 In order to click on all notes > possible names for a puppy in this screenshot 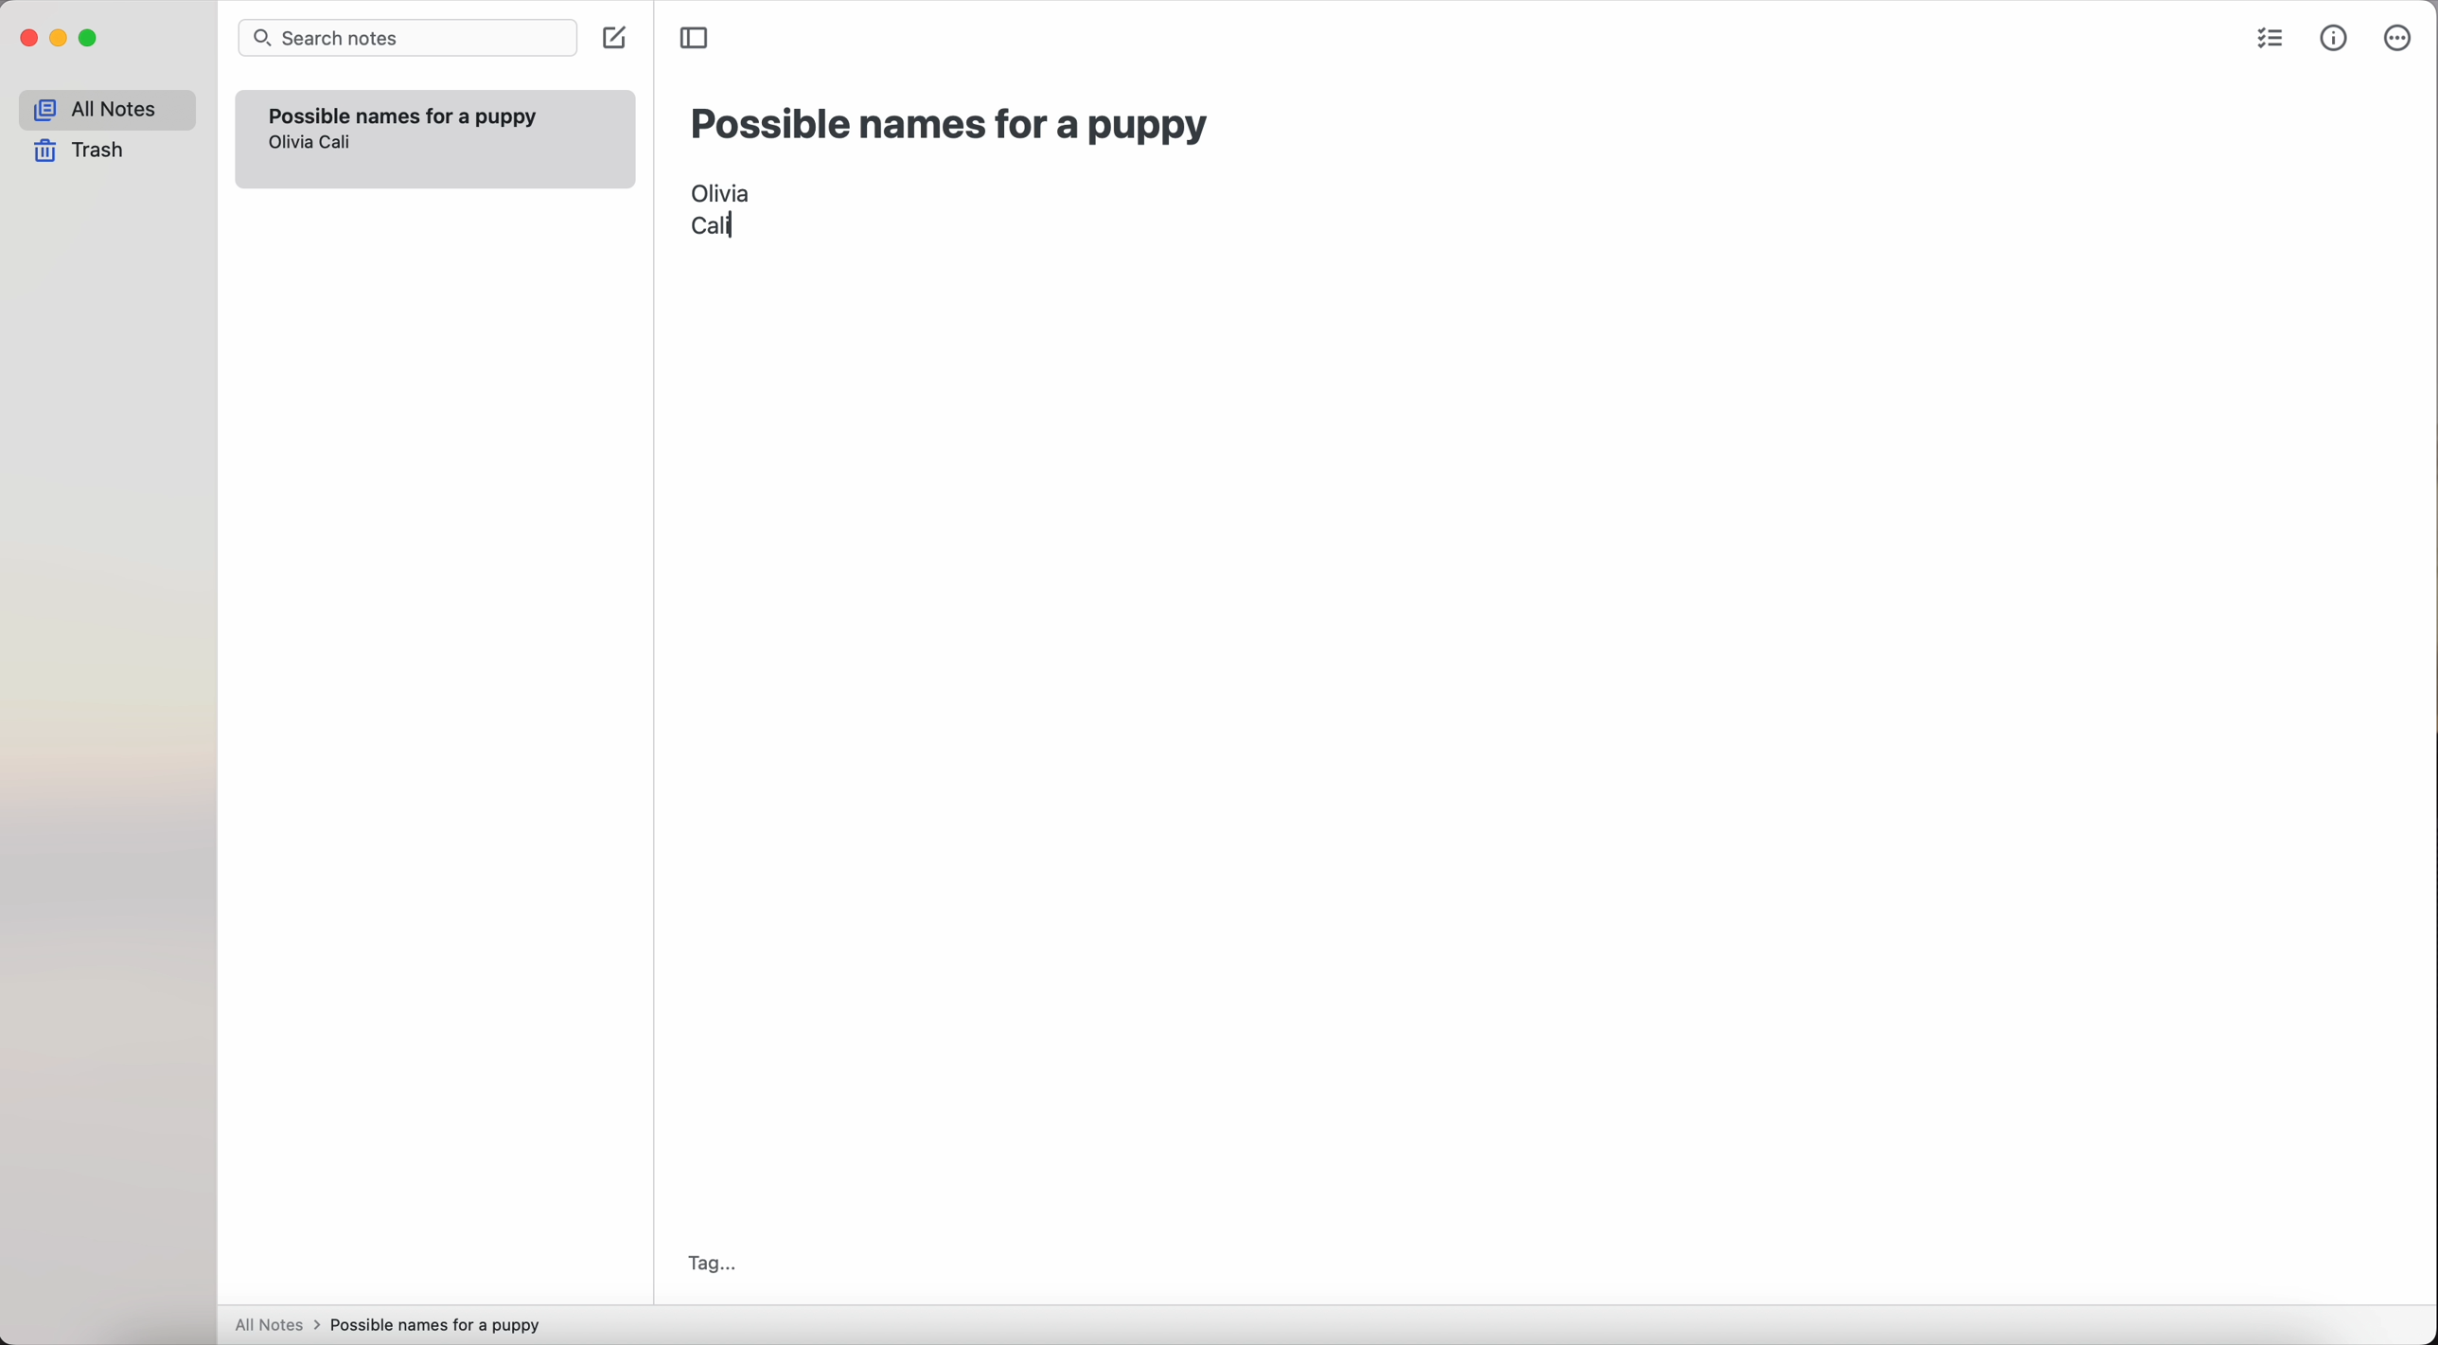, I will do `click(395, 1323)`.